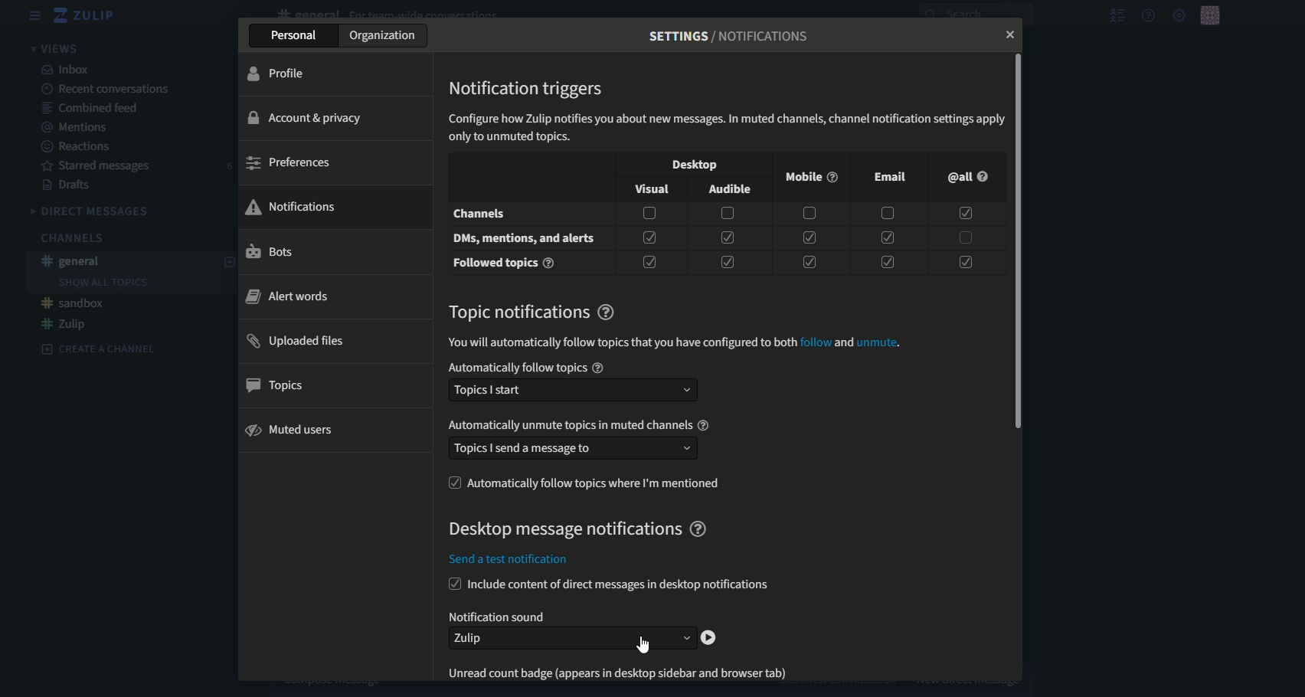 This screenshot has height=697, width=1305. I want to click on text, so click(509, 561).